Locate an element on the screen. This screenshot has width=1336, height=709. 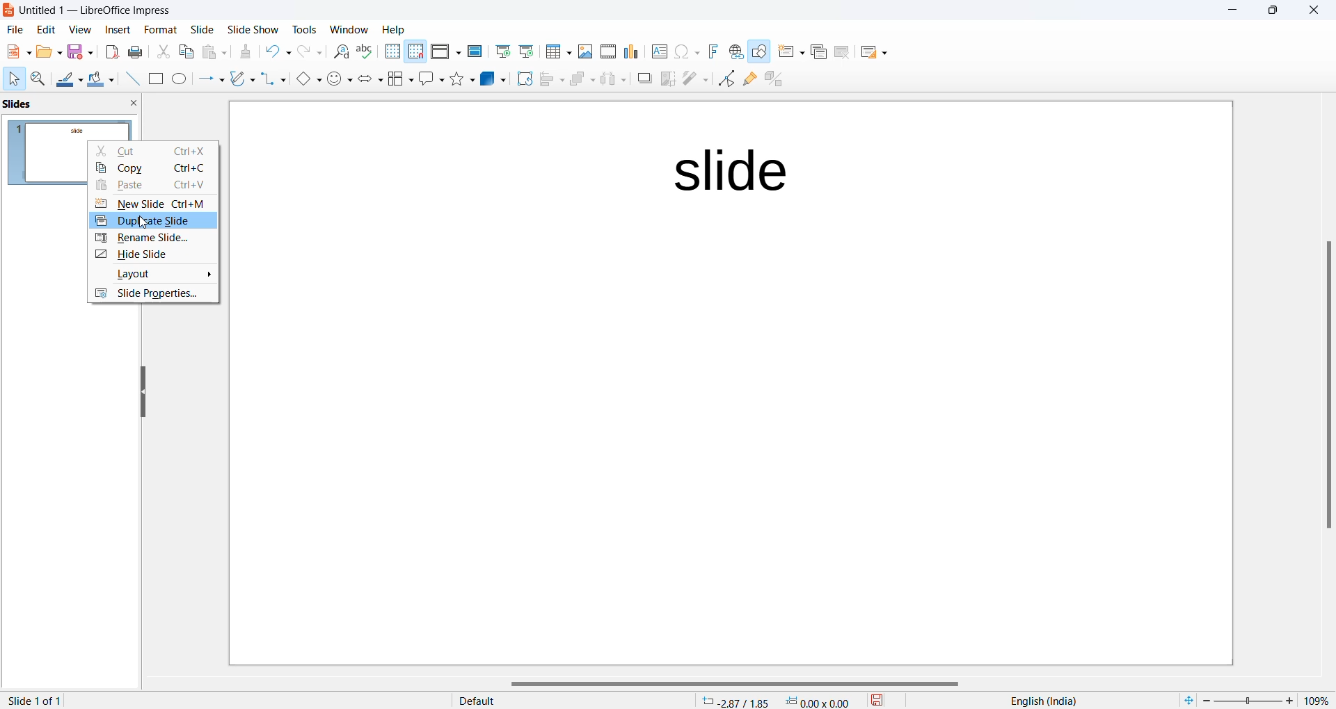
hide slide is located at coordinates (155, 254).